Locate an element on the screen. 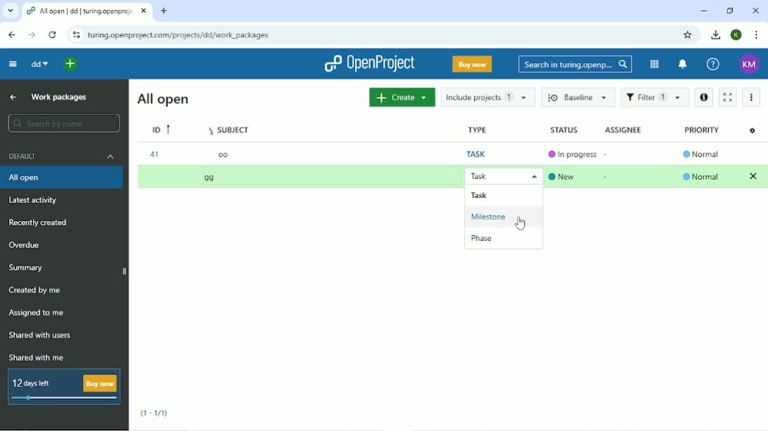  Activate zen mode is located at coordinates (729, 98).